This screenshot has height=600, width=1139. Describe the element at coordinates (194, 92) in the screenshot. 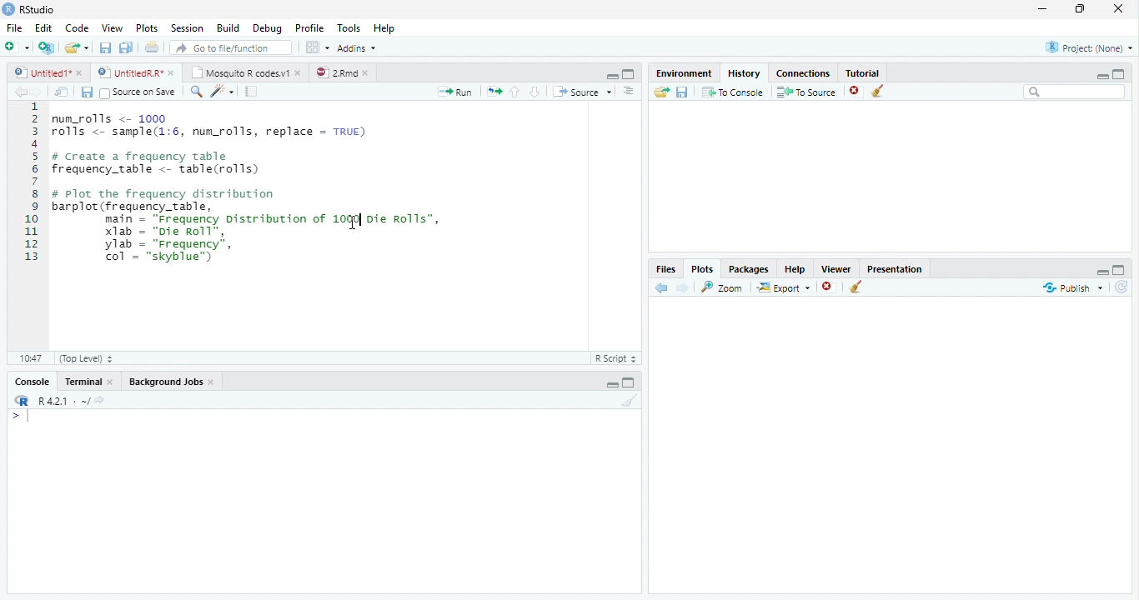

I see `Find/Replace` at that location.